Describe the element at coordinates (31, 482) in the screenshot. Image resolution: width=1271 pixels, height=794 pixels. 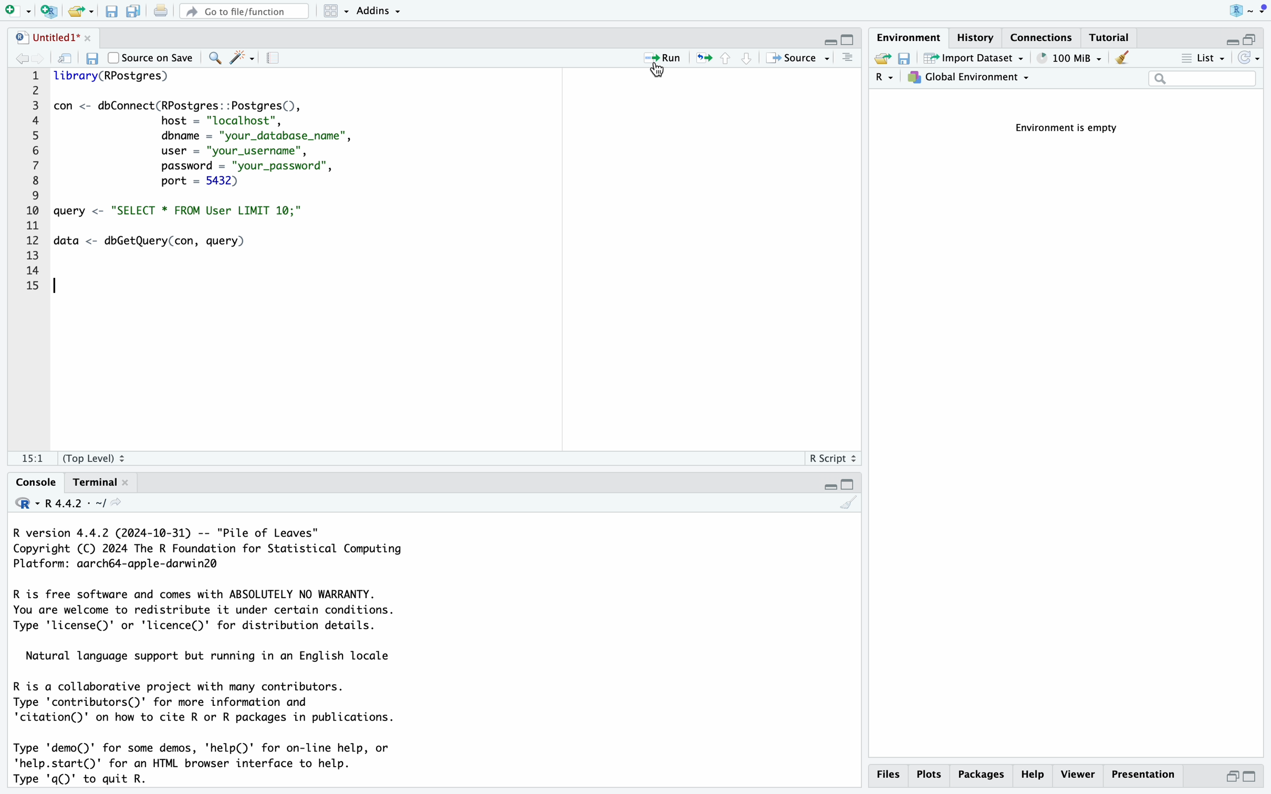
I see `console` at that location.